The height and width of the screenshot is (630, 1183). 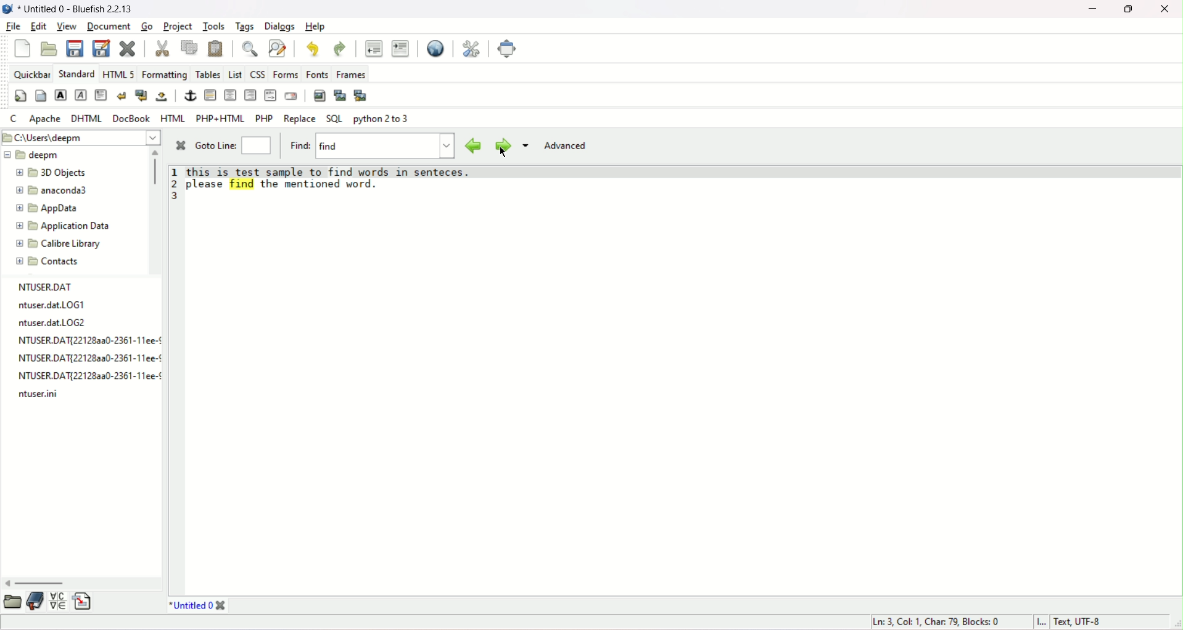 What do you see at coordinates (12, 118) in the screenshot?
I see `C` at bounding box center [12, 118].